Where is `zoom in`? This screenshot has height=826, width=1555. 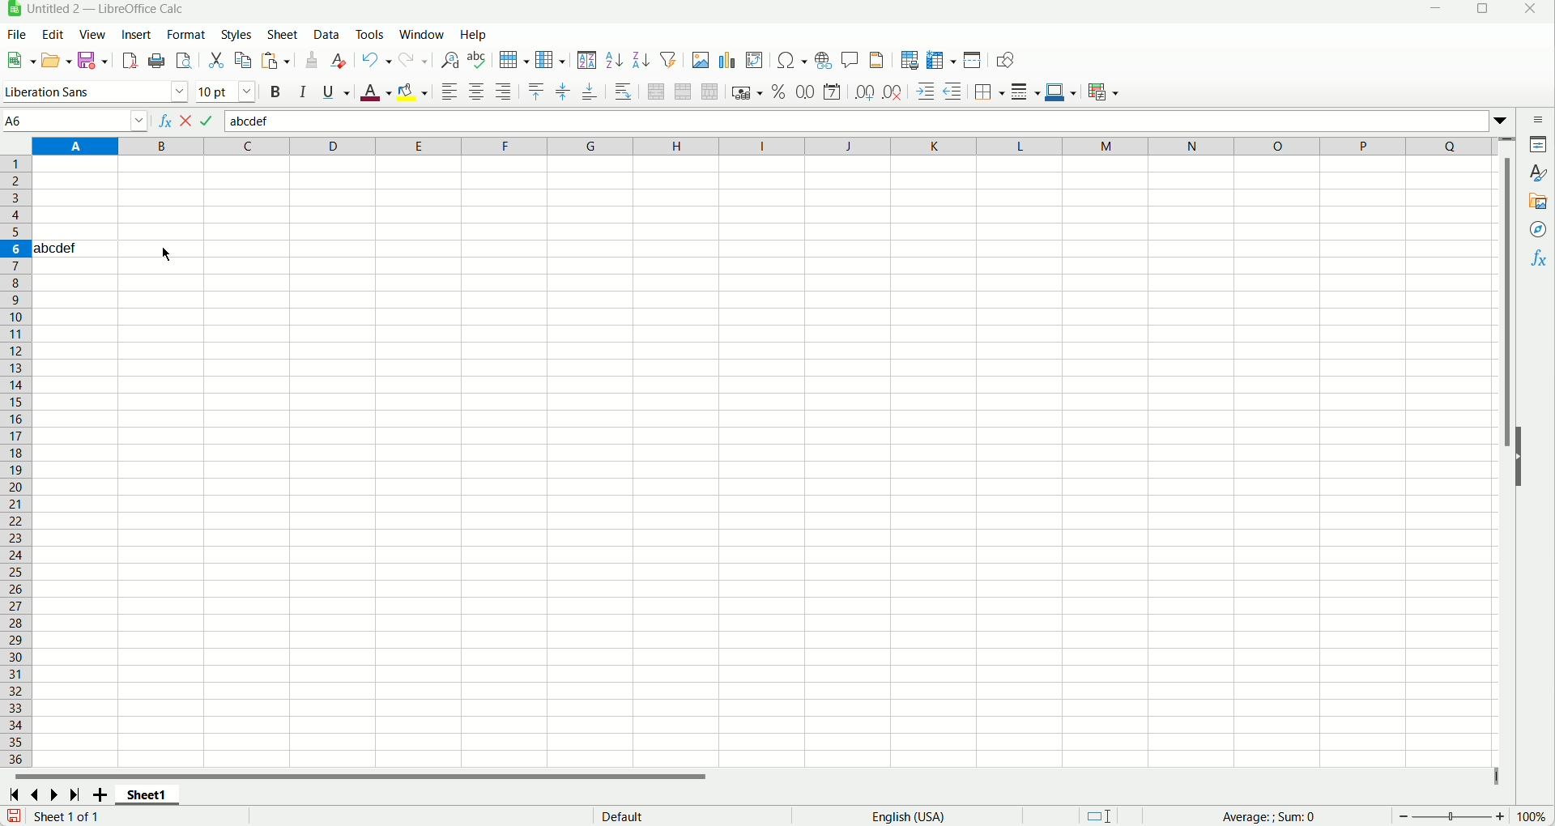 zoom in is located at coordinates (1500, 816).